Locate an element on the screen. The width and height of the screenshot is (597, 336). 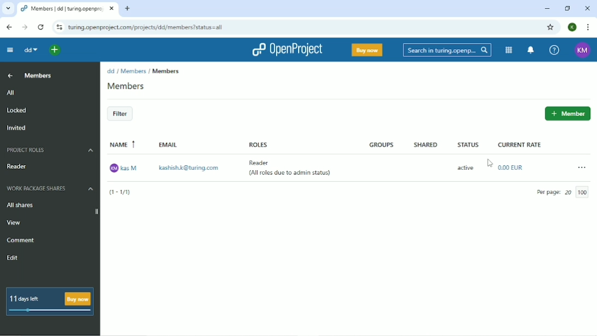
Buy now is located at coordinates (366, 50).